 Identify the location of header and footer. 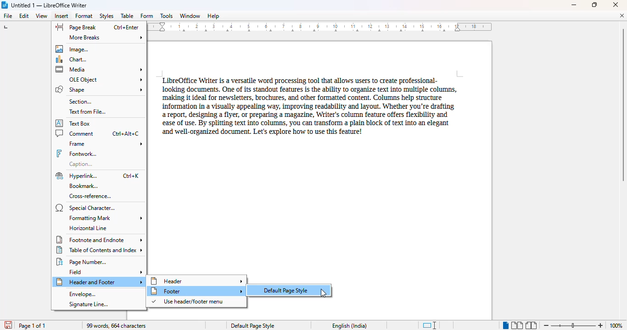
(99, 282).